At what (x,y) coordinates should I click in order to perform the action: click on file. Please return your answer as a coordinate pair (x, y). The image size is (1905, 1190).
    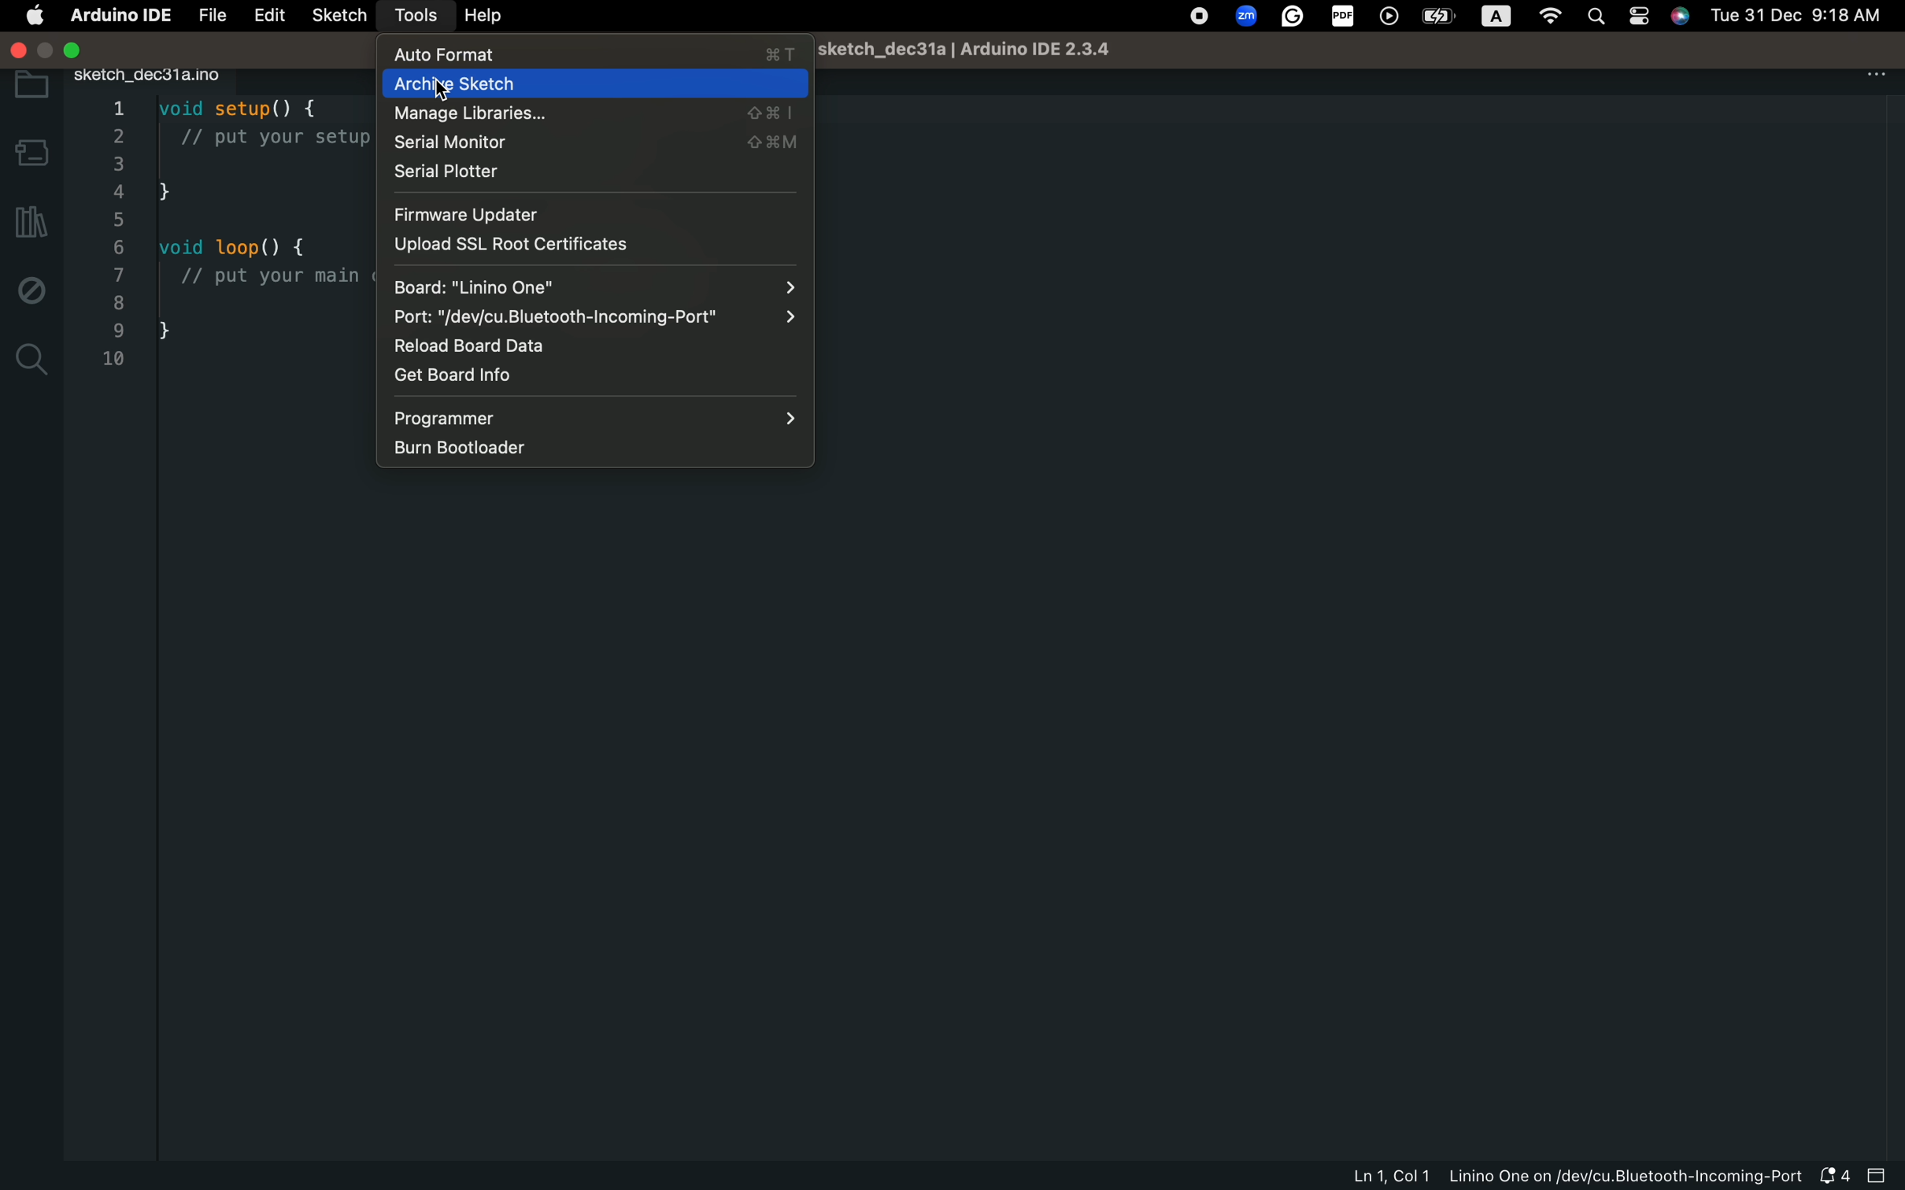
    Looking at the image, I should click on (211, 17).